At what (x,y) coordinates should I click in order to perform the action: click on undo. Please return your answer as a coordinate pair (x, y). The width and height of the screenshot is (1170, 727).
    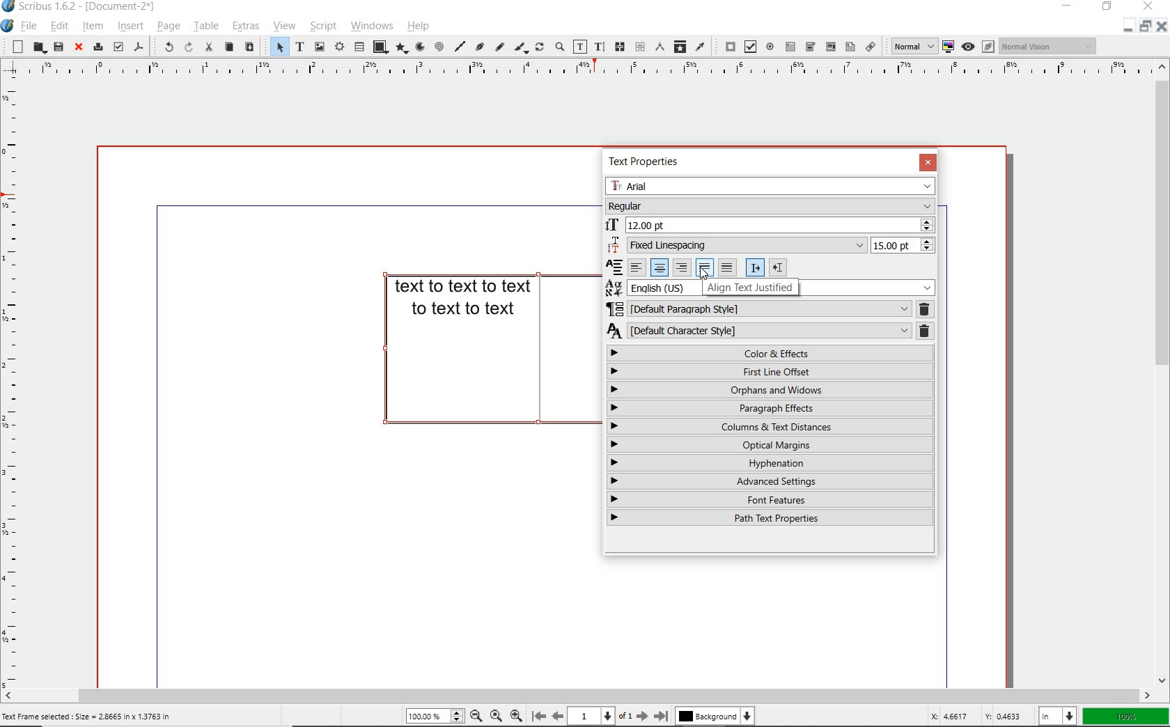
    Looking at the image, I should click on (166, 47).